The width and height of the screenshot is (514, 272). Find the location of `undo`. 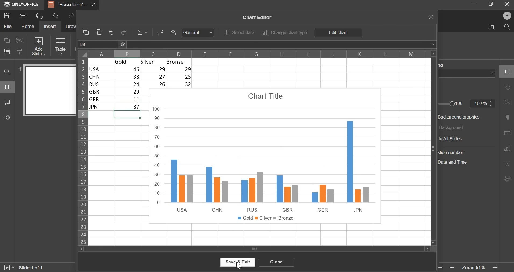

undo is located at coordinates (112, 33).